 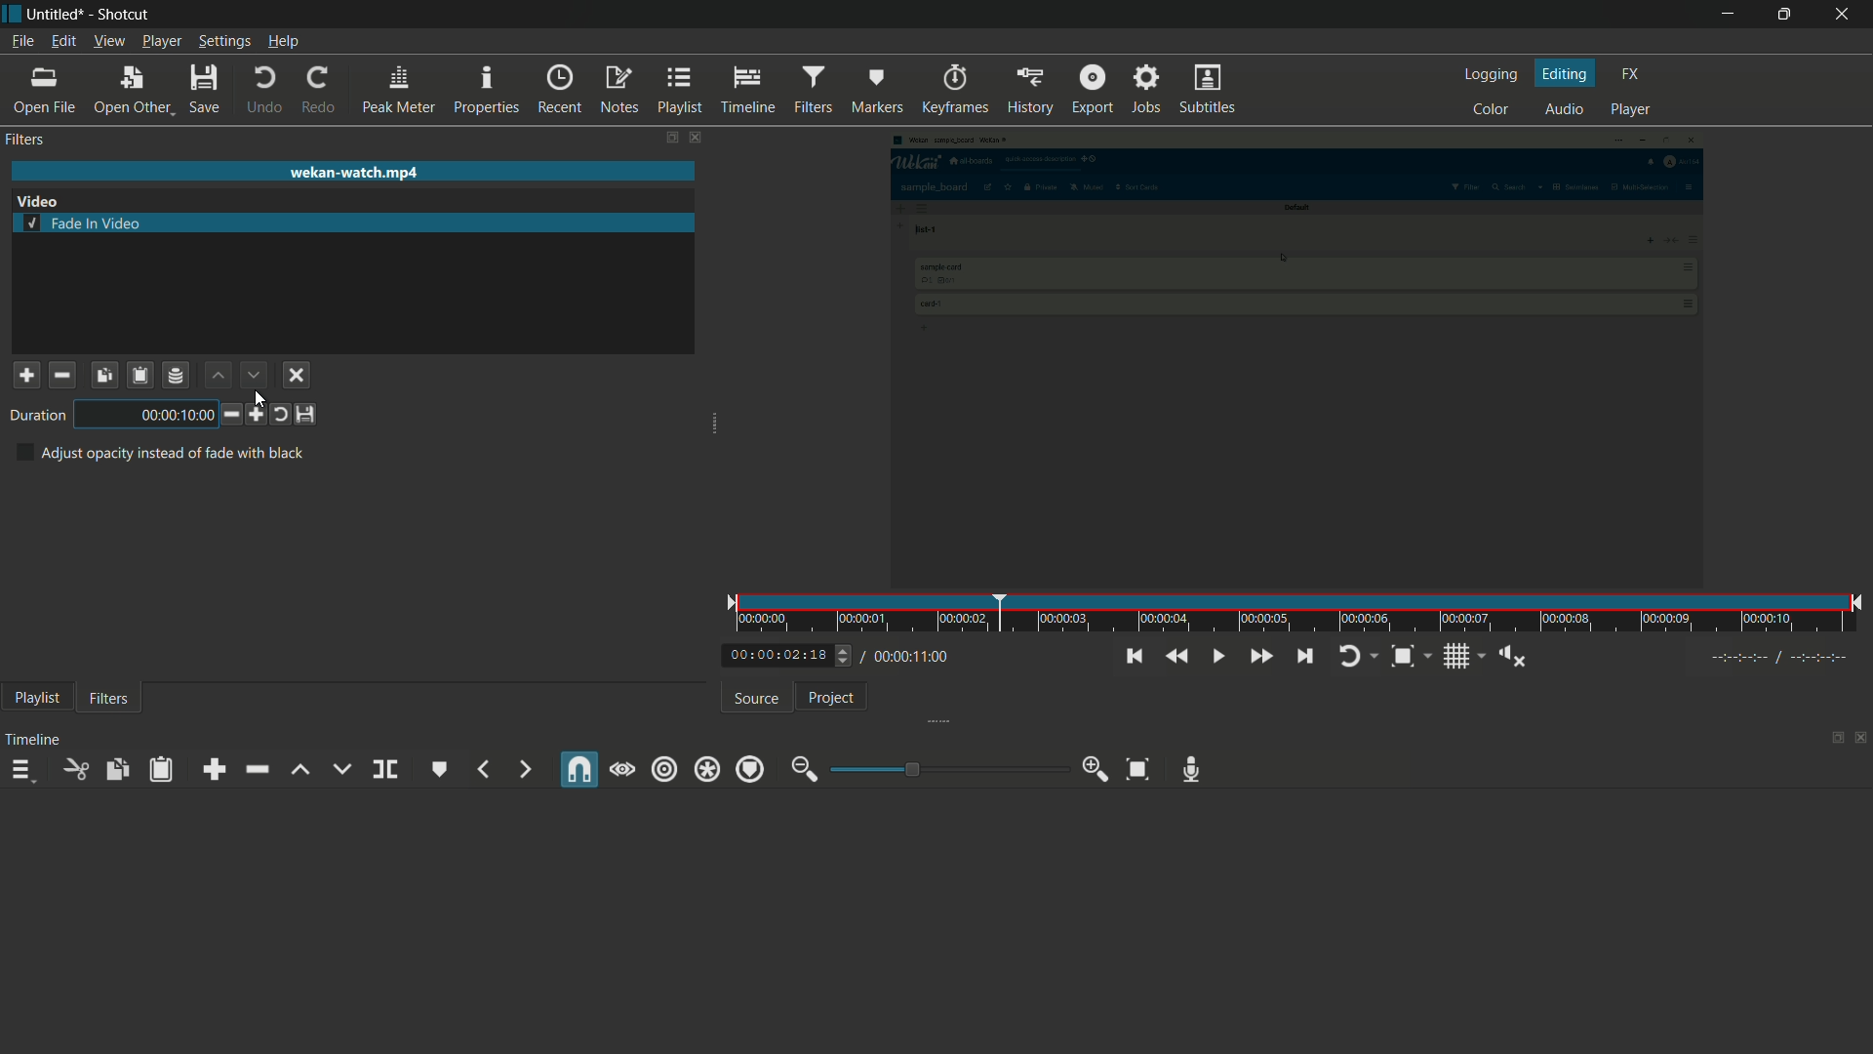 What do you see at coordinates (1304, 657) in the screenshot?
I see `skip to the next point` at bounding box center [1304, 657].